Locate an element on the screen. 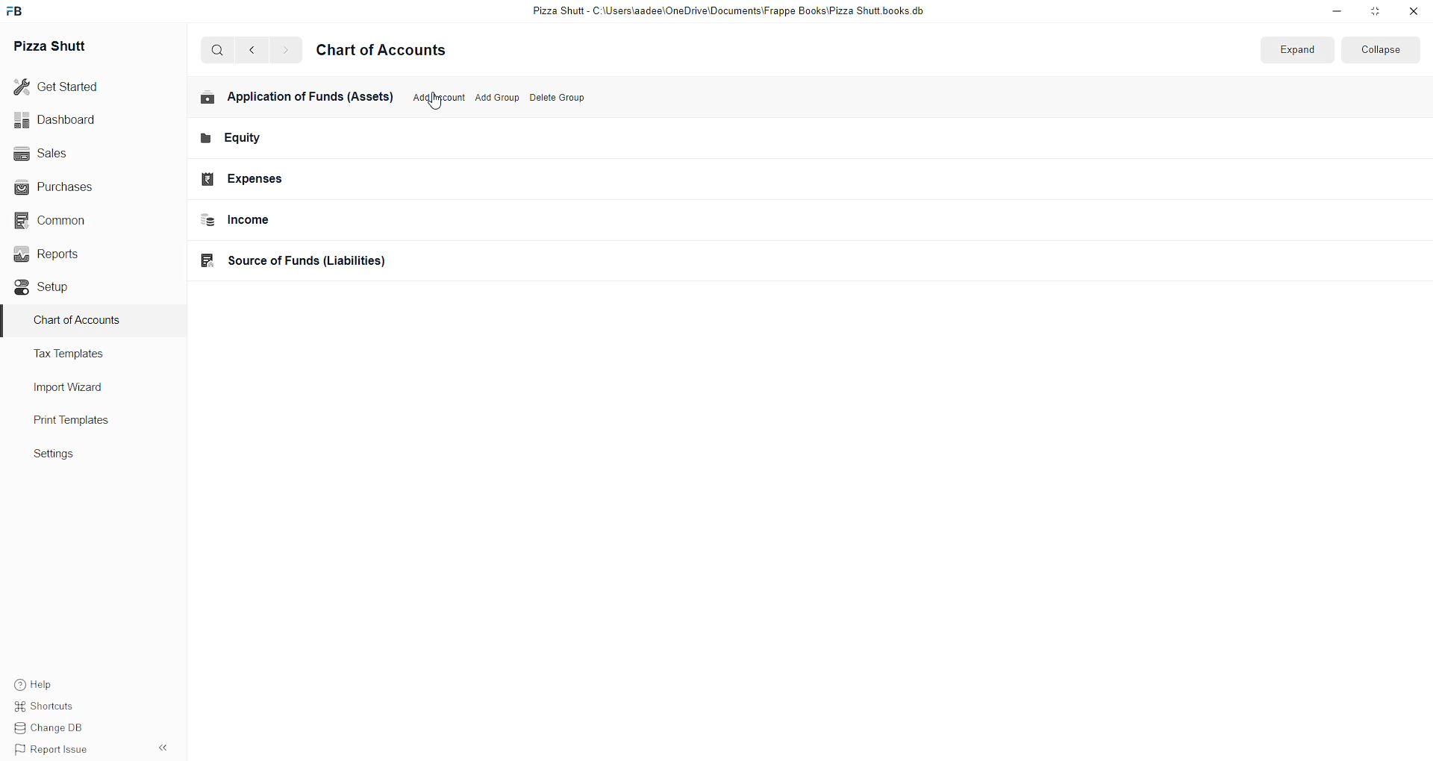 The image size is (1433, 761). Pizza Shutt is located at coordinates (69, 48).